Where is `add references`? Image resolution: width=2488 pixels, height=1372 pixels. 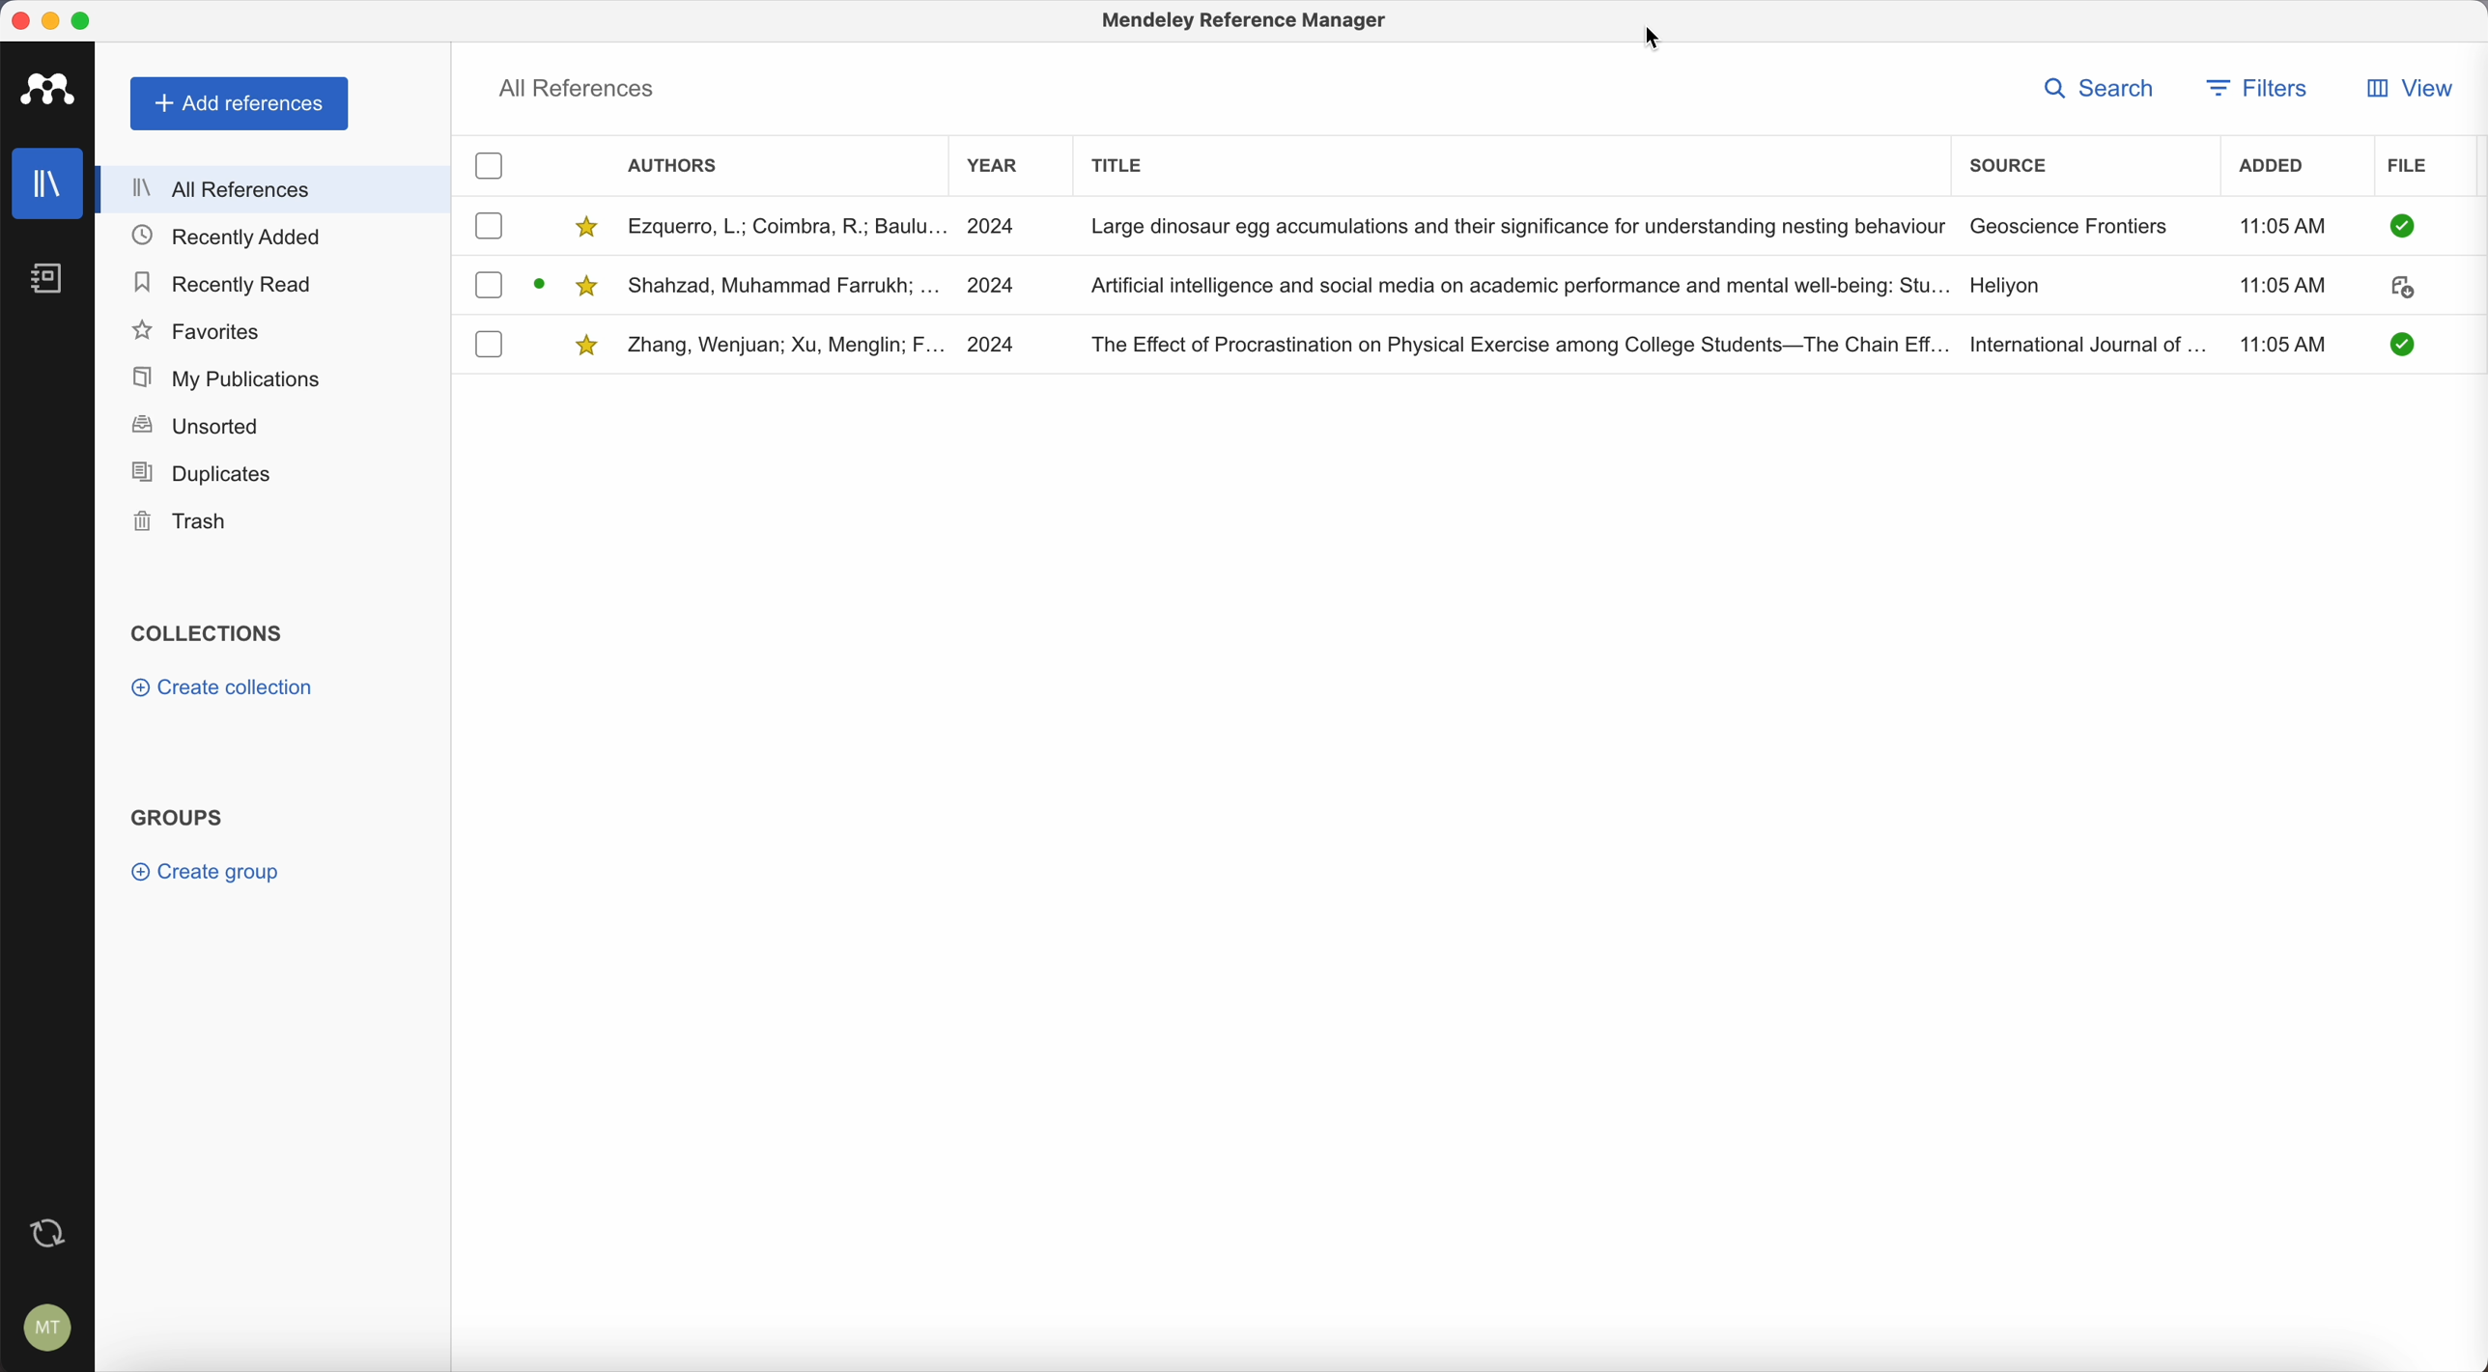 add references is located at coordinates (240, 104).